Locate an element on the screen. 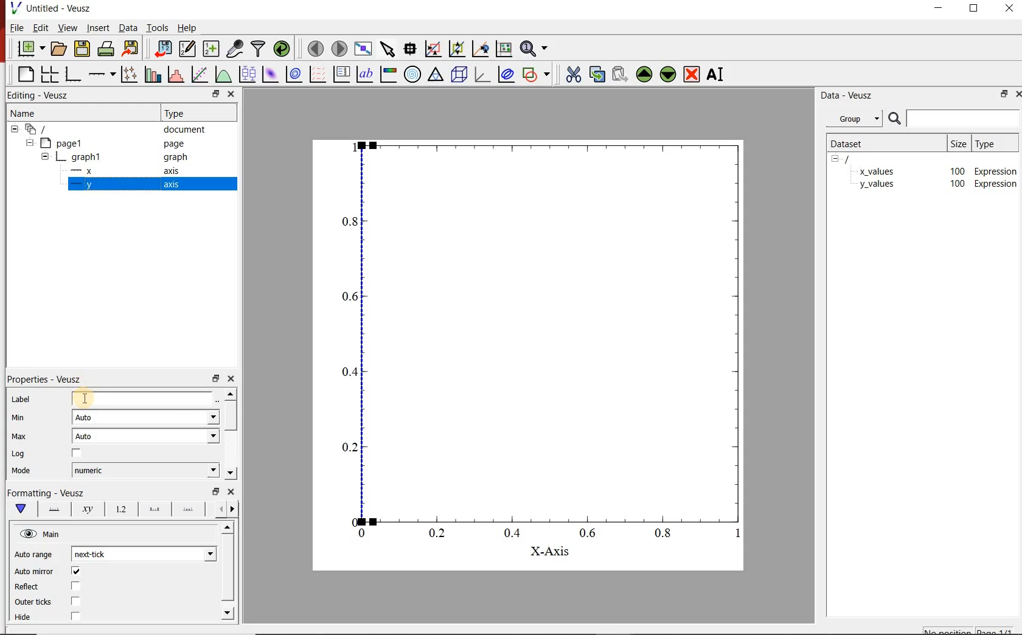 Image resolution: width=1022 pixels, height=635 pixels. filter data is located at coordinates (259, 49).